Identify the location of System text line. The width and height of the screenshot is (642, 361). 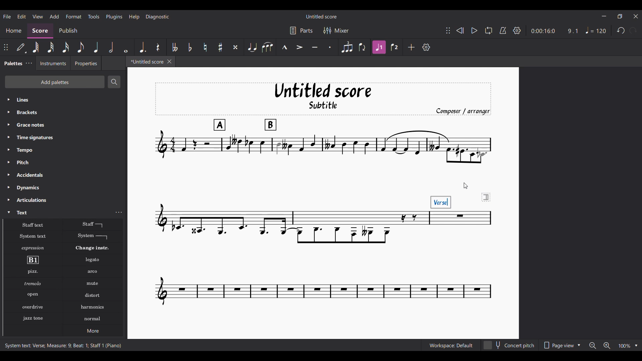
(93, 236).